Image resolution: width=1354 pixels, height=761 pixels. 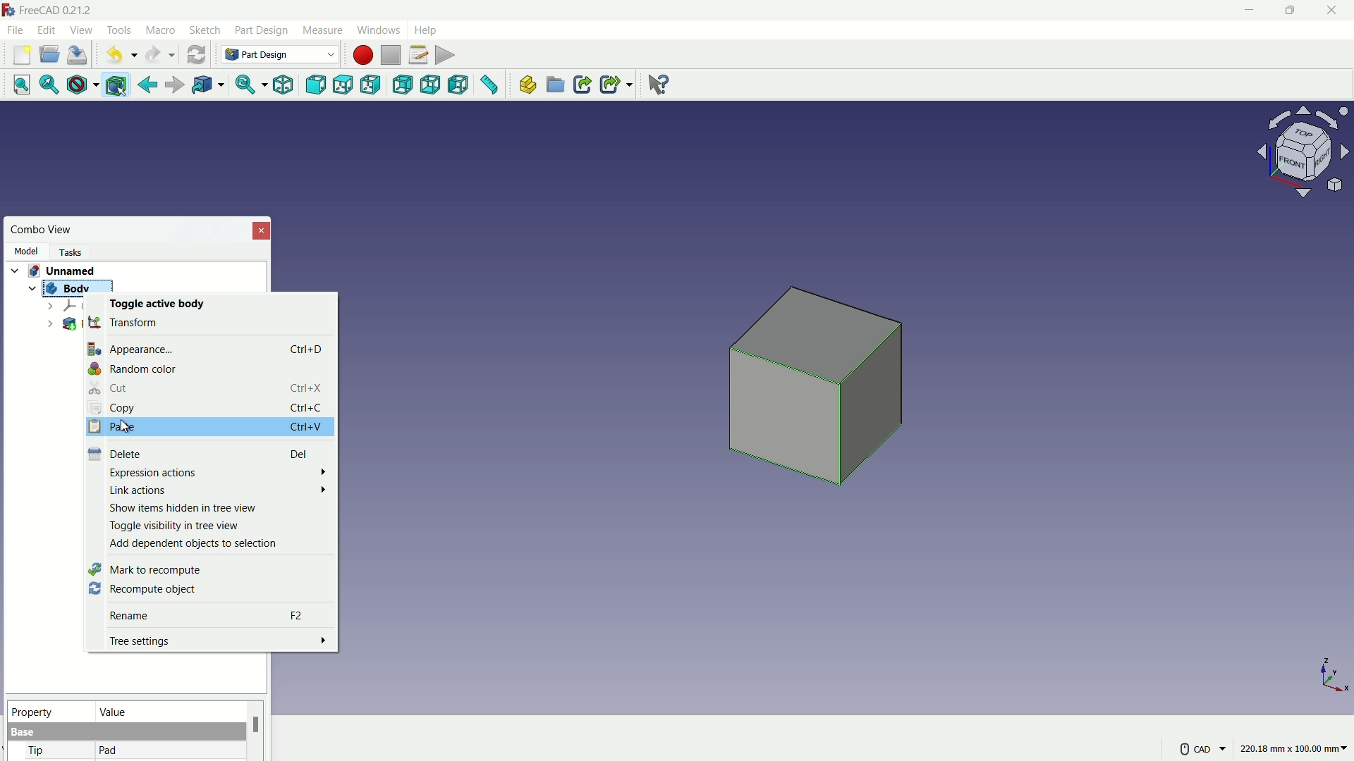 I want to click on cube, so click(x=820, y=393).